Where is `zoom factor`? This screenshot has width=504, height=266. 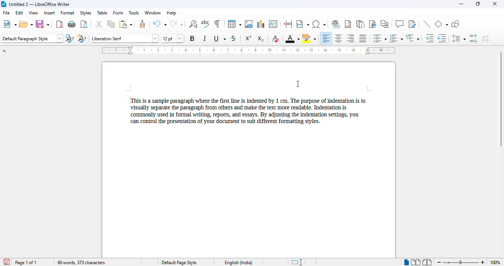
zoom factor is located at coordinates (495, 262).